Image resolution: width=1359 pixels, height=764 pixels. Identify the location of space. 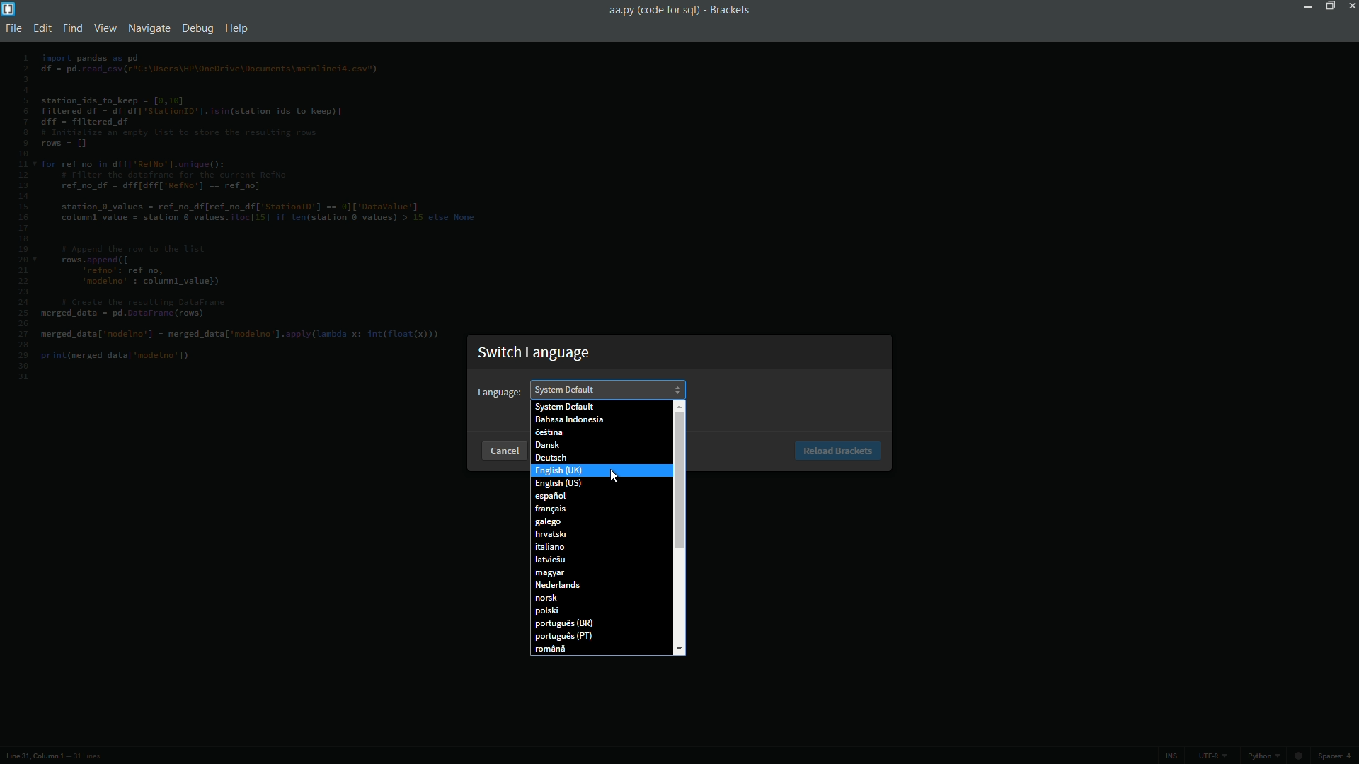
(1338, 757).